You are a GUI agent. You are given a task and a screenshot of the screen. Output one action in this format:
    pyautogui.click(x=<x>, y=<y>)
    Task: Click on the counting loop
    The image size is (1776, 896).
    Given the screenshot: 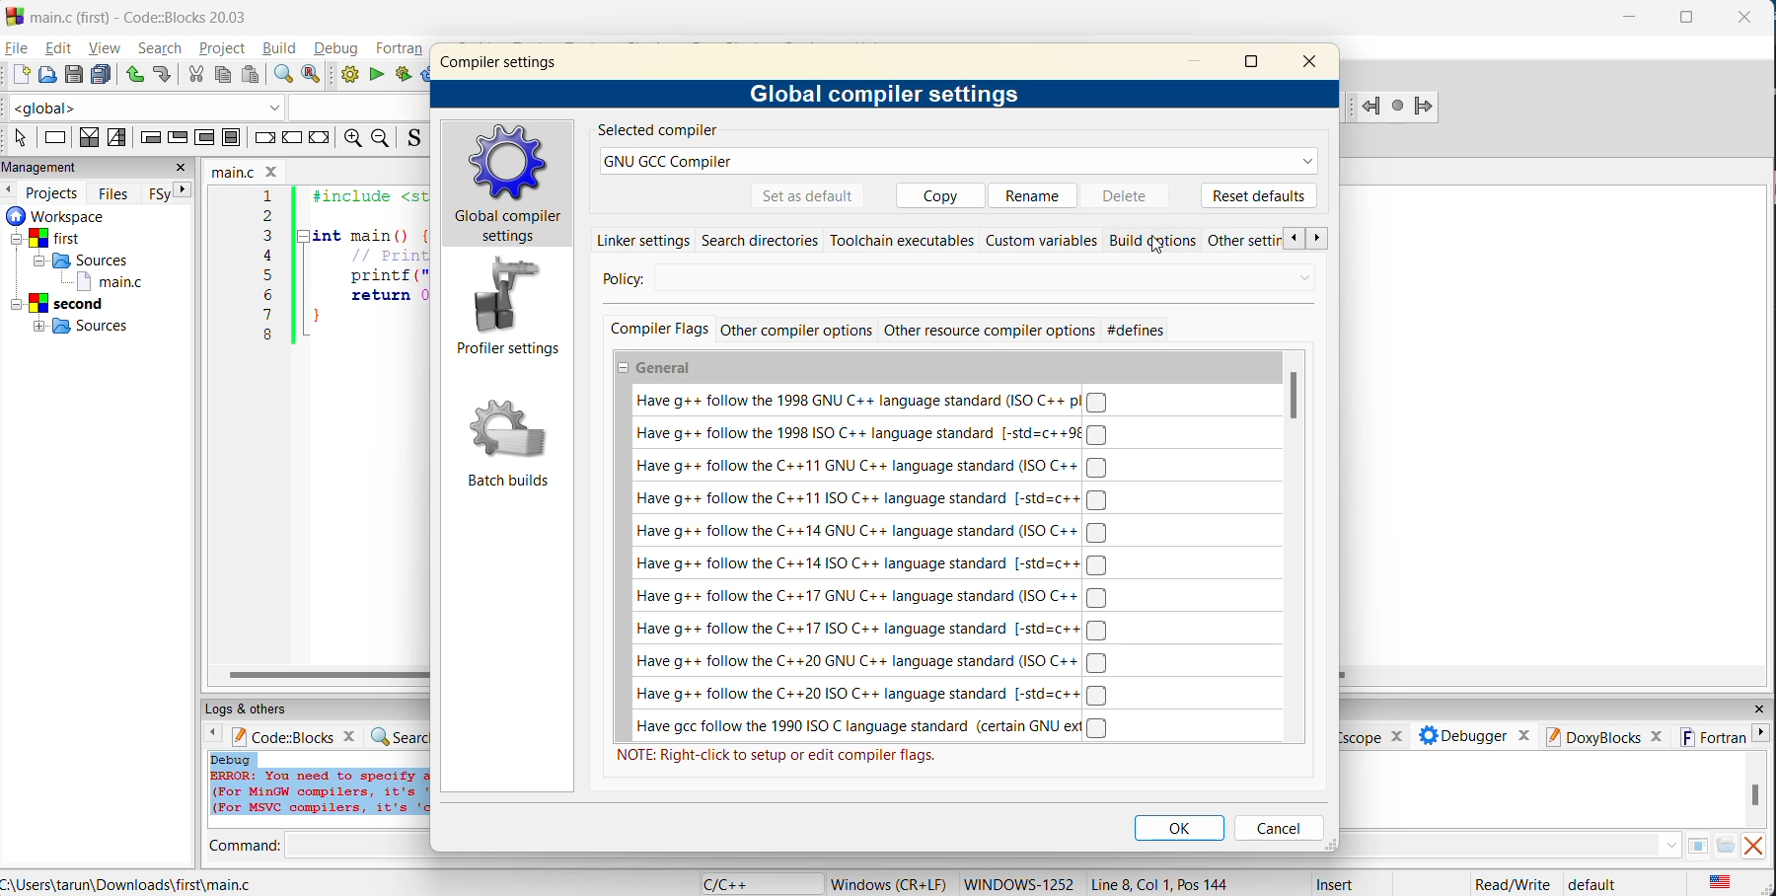 What is the action you would take?
    pyautogui.click(x=207, y=139)
    